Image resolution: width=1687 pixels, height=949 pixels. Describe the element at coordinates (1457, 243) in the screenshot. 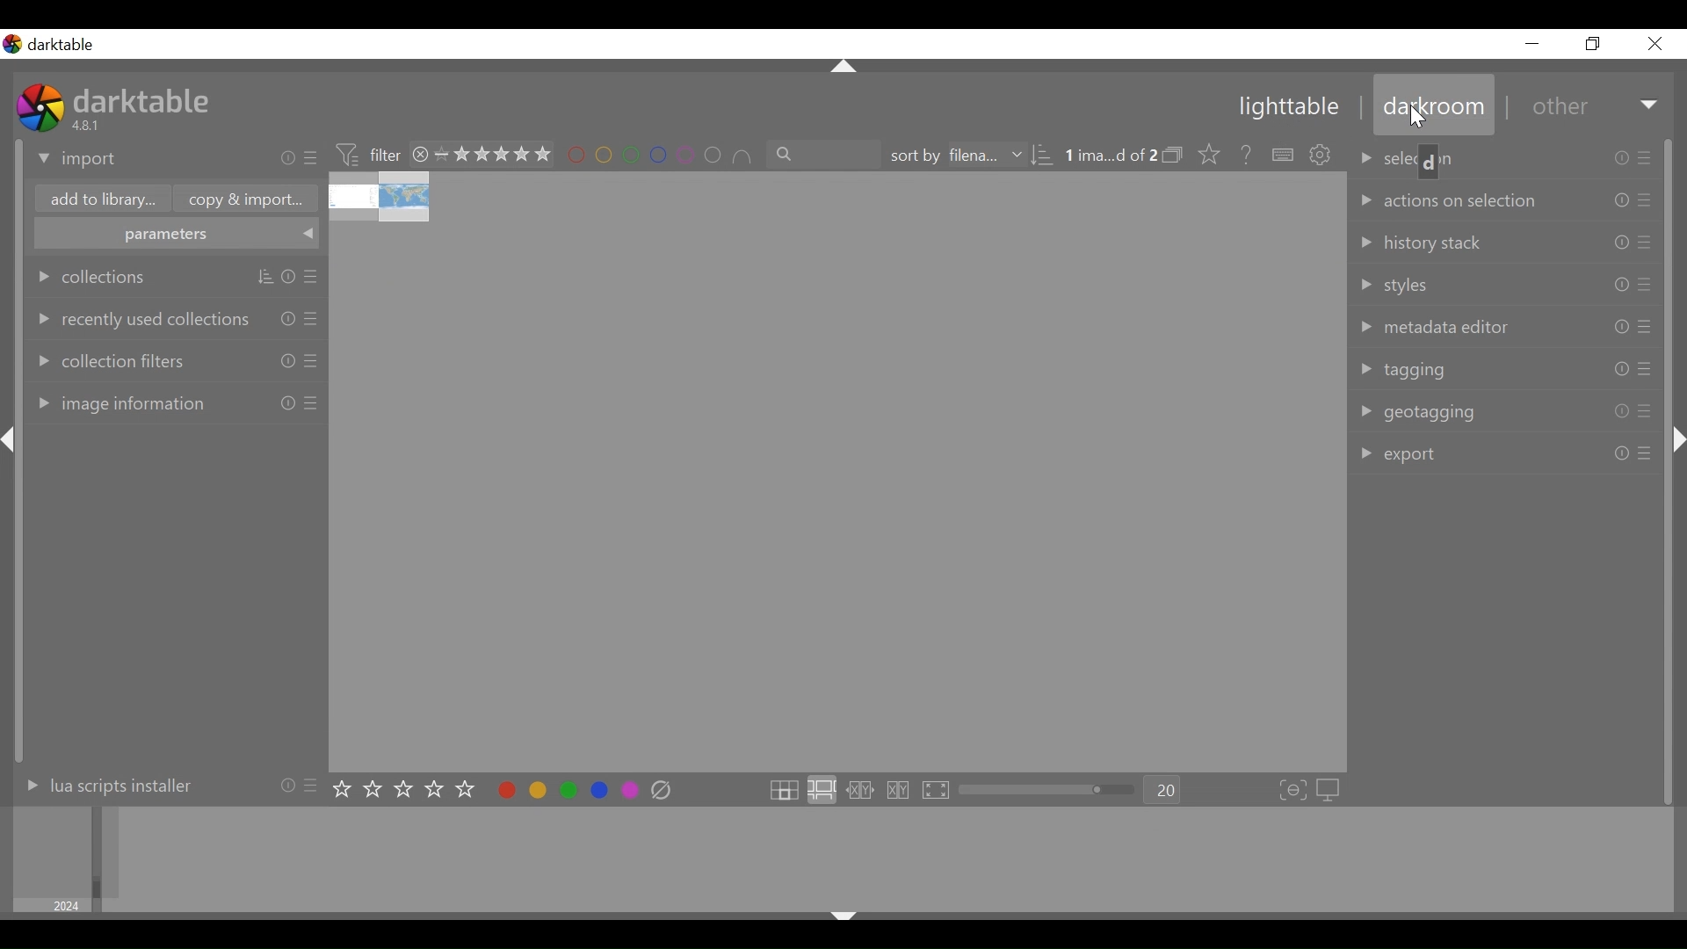

I see `history stack` at that location.